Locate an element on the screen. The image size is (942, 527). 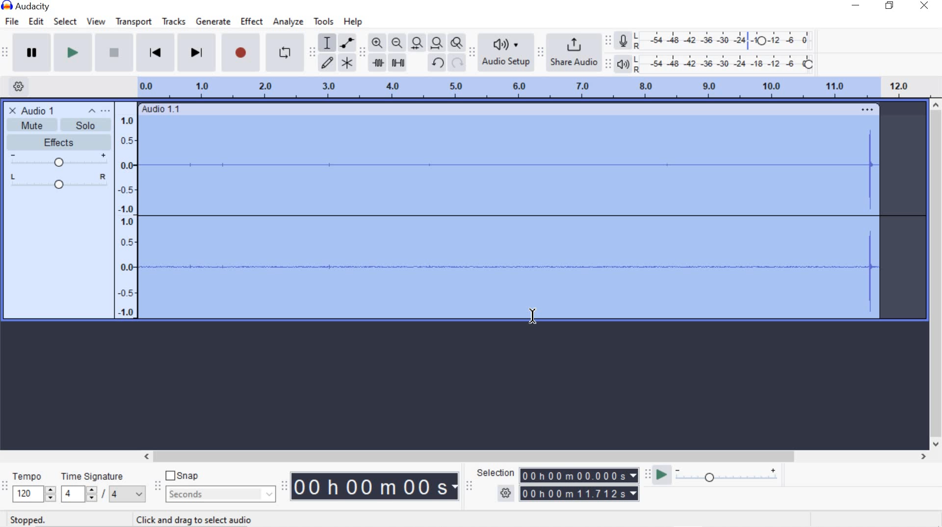
TIME SIGNATURE is located at coordinates (103, 487).